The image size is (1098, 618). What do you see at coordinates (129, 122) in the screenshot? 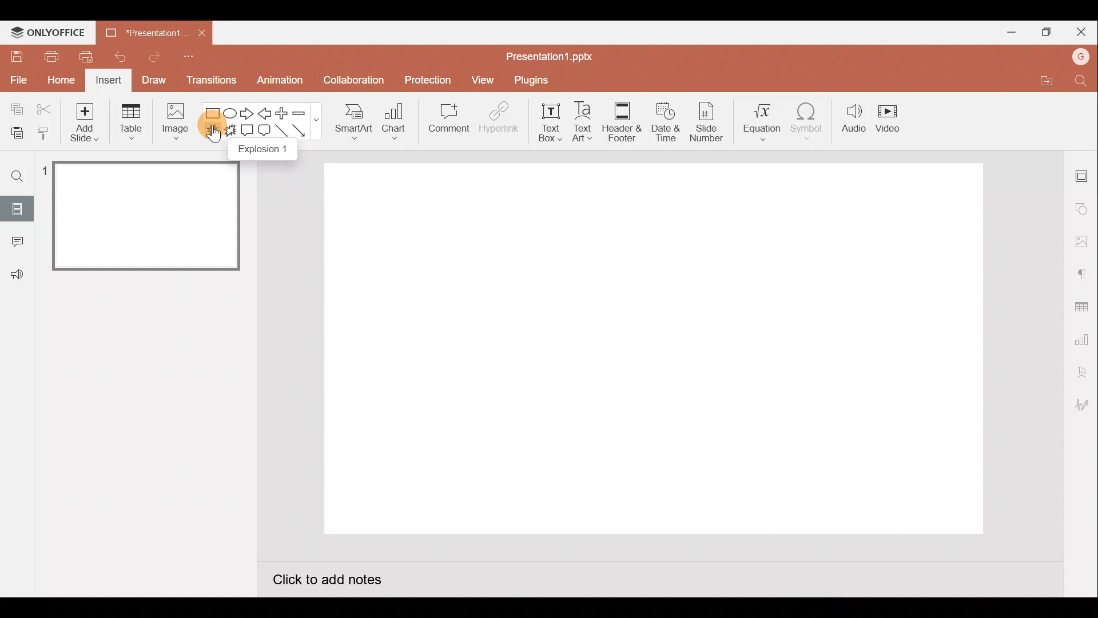
I see `Table` at bounding box center [129, 122].